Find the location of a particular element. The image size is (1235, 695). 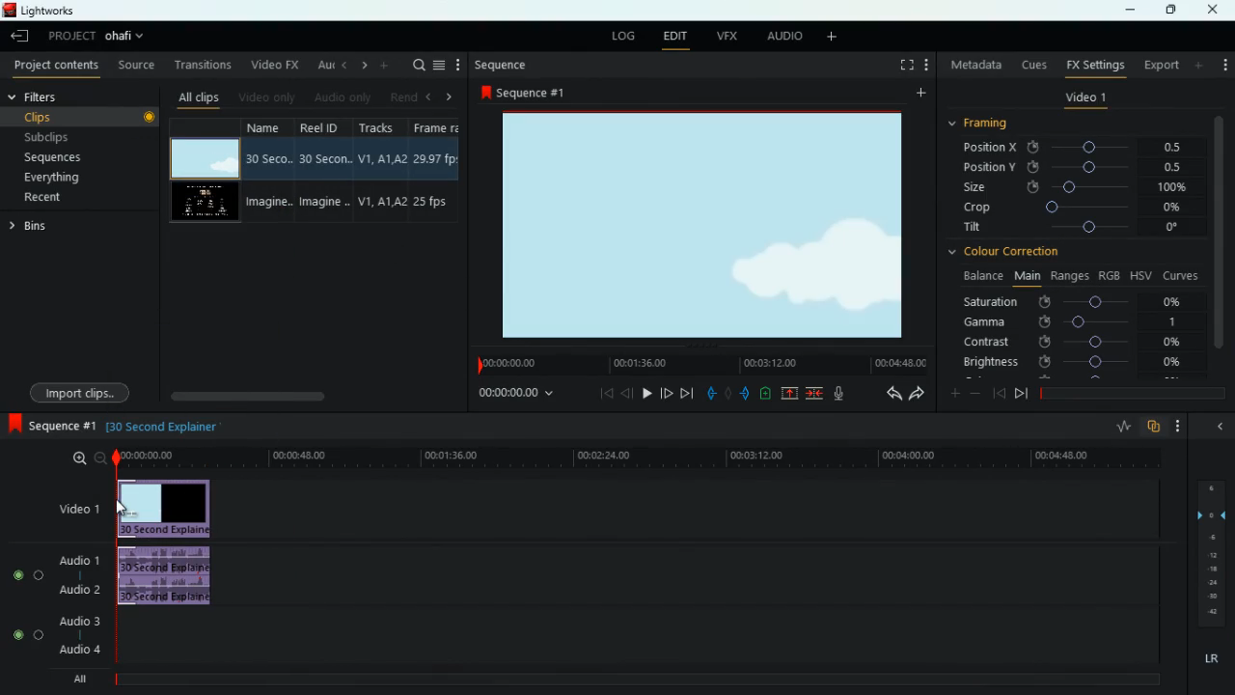

import clips is located at coordinates (79, 393).